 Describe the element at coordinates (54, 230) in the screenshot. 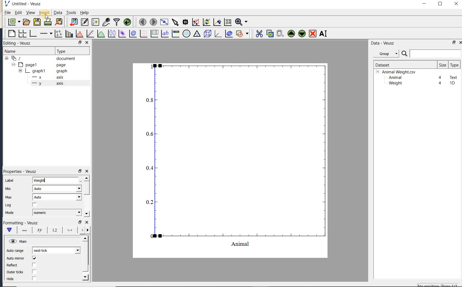

I see `tick labels` at that location.